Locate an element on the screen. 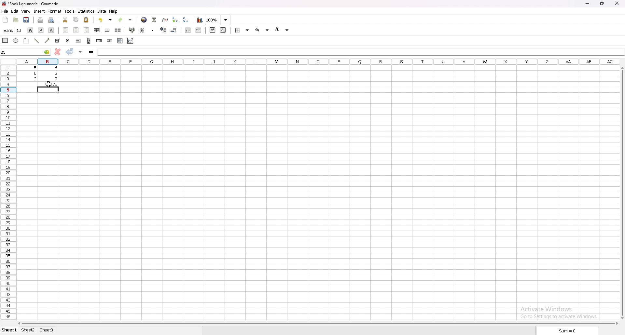 The height and width of the screenshot is (335, 625). subscript is located at coordinates (223, 30).